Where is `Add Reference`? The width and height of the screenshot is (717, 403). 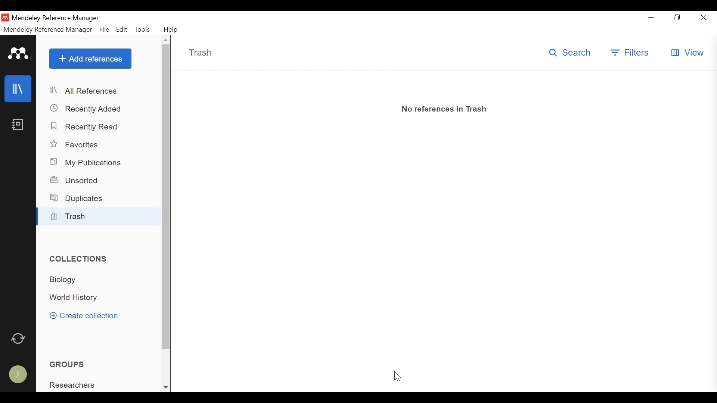 Add Reference is located at coordinates (90, 59).